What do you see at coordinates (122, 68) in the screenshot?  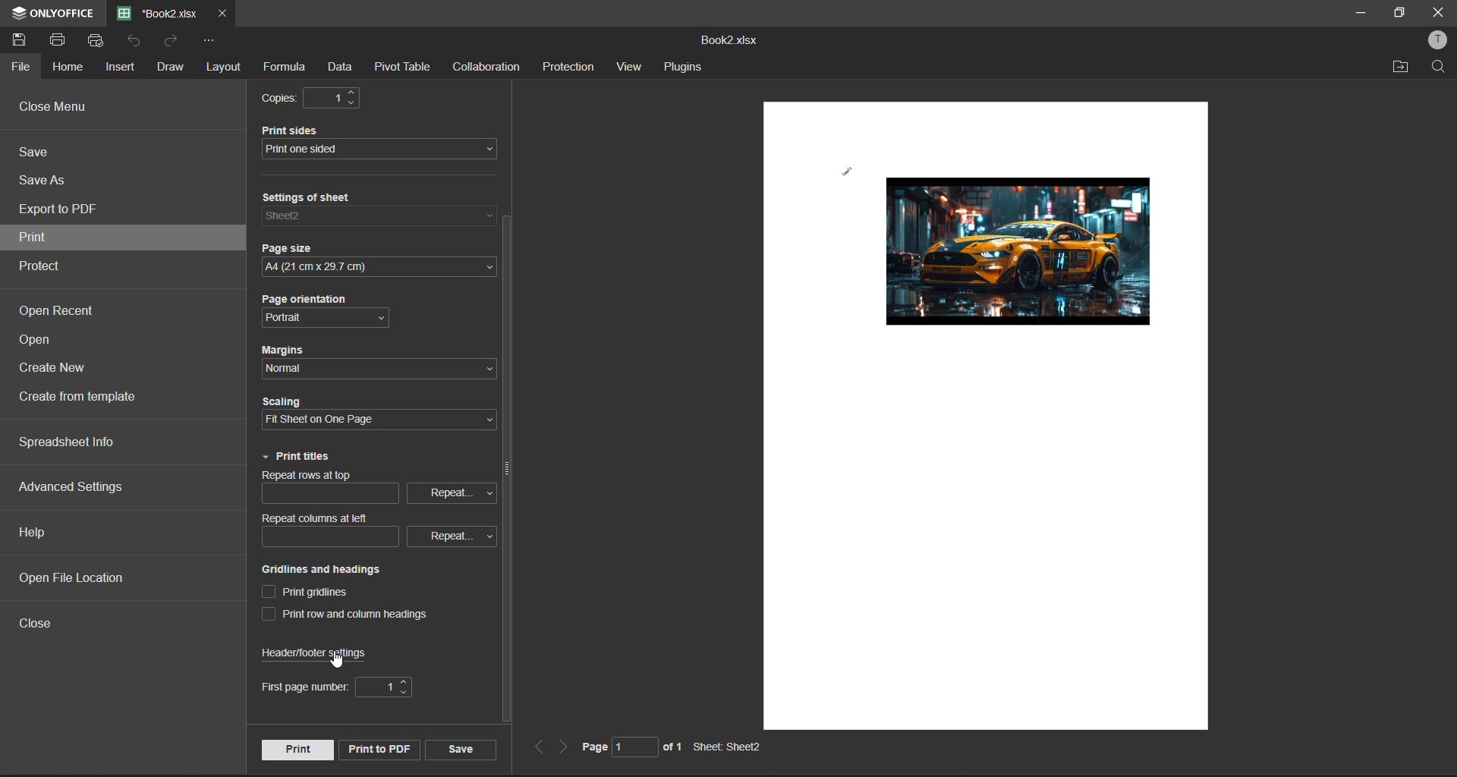 I see `insert` at bounding box center [122, 68].